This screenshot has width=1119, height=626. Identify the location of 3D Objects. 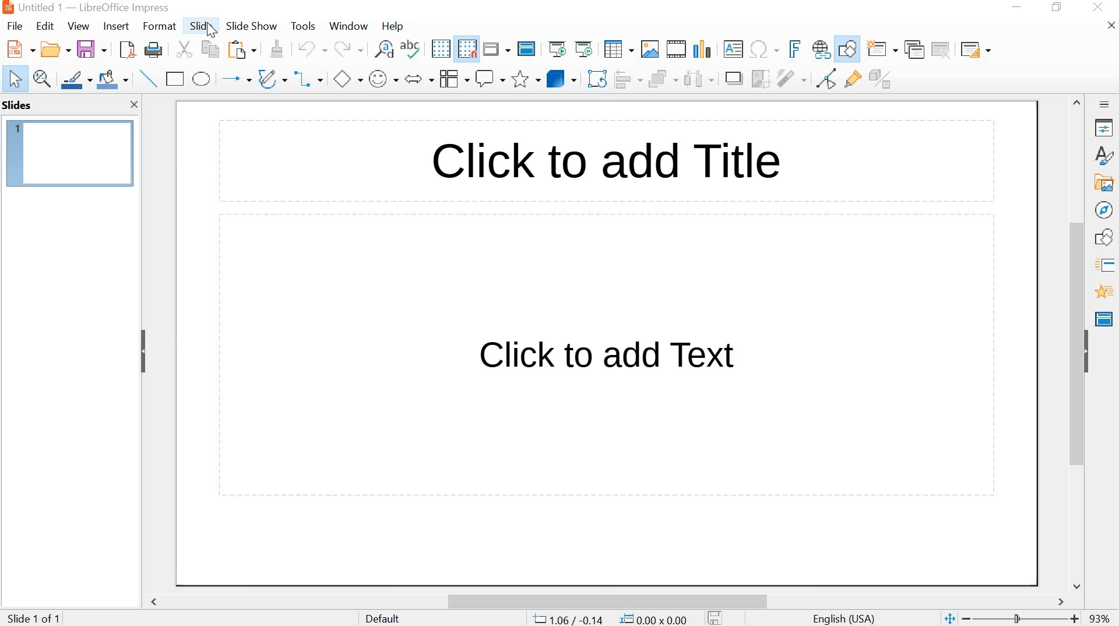
(564, 78).